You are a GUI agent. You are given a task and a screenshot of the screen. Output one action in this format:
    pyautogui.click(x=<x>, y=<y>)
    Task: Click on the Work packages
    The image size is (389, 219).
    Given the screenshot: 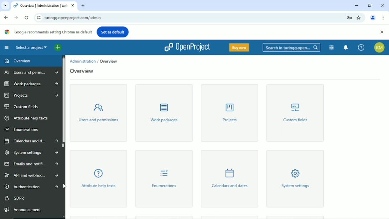 What is the action you would take?
    pyautogui.click(x=30, y=84)
    